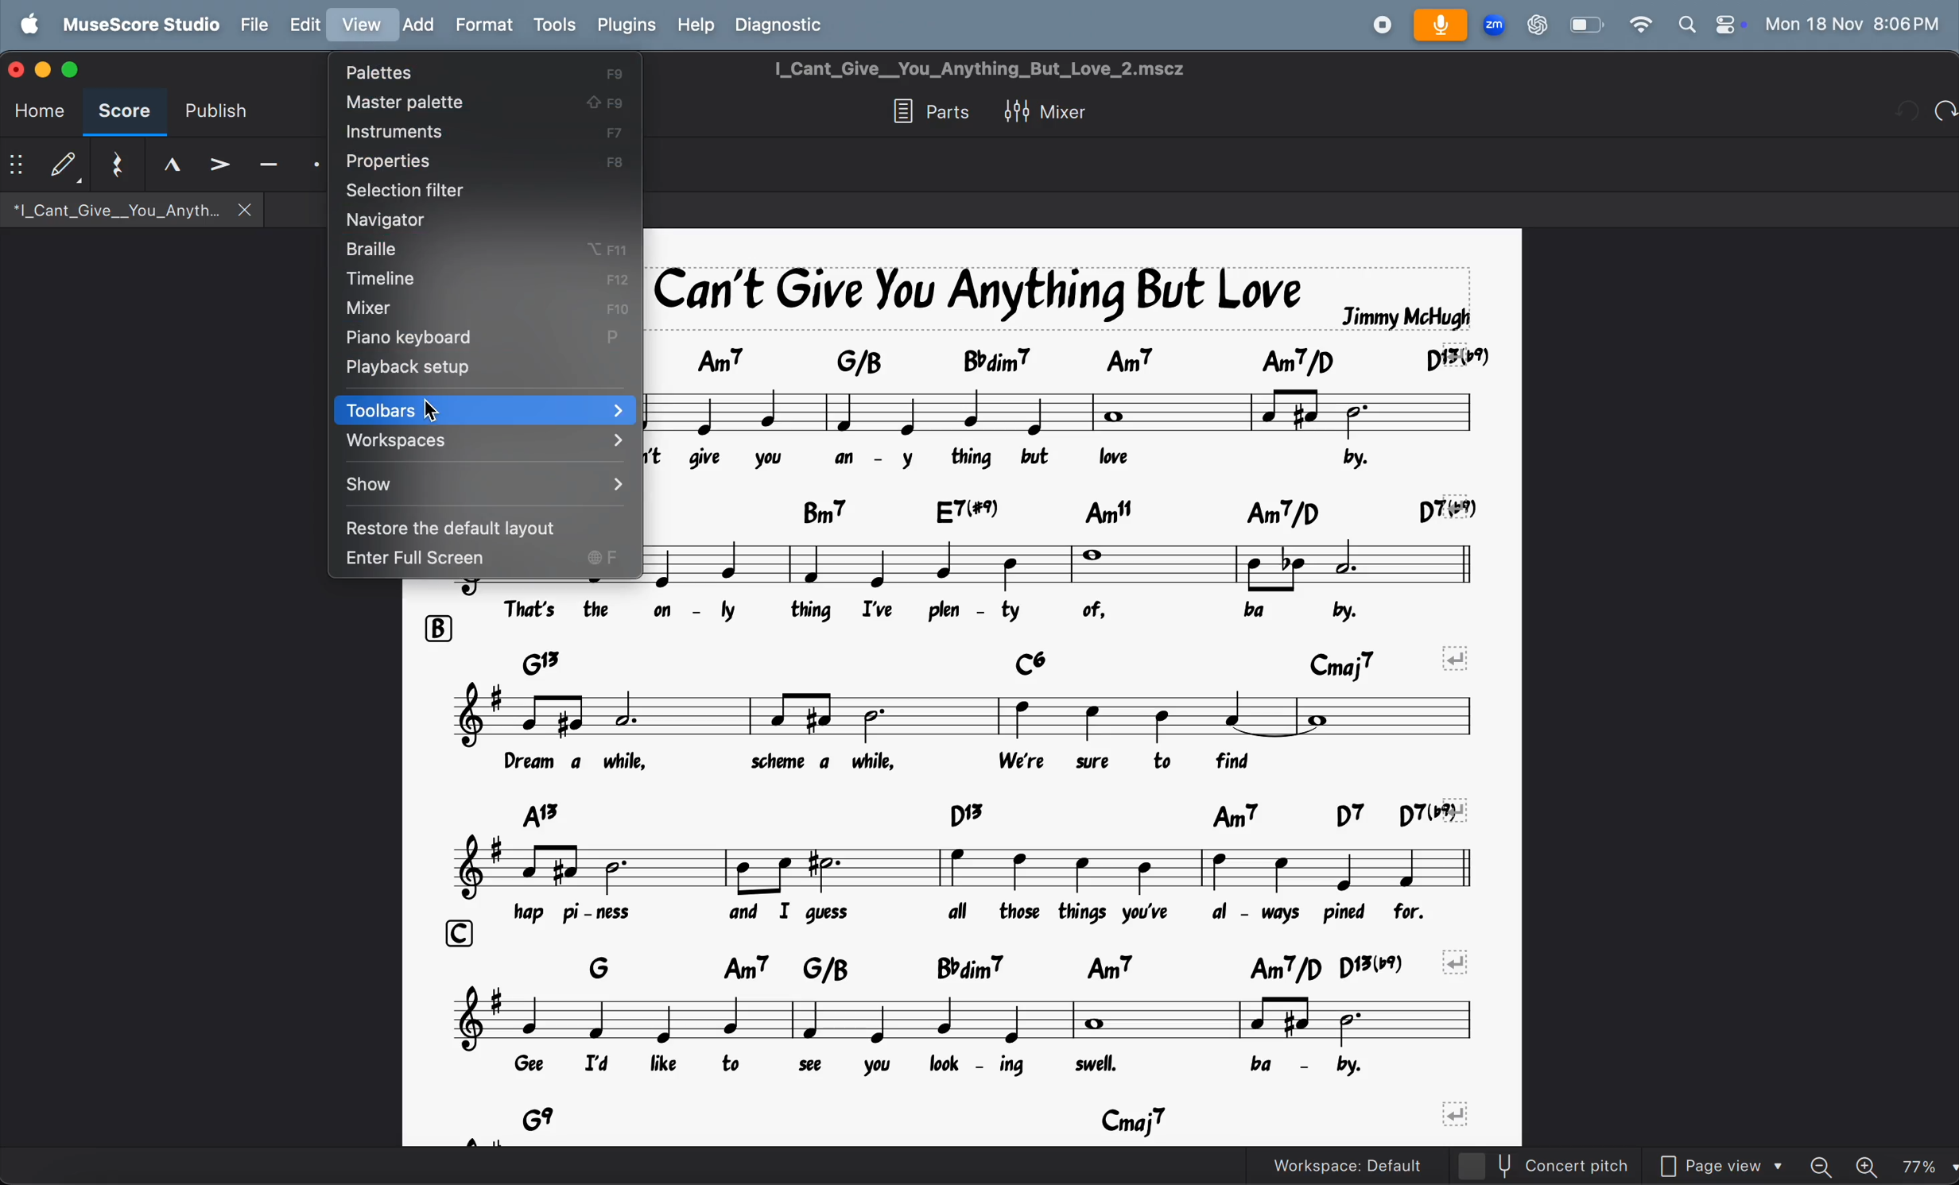 The height and width of the screenshot is (1185, 1959). Describe the element at coordinates (1639, 27) in the screenshot. I see `wifi` at that location.